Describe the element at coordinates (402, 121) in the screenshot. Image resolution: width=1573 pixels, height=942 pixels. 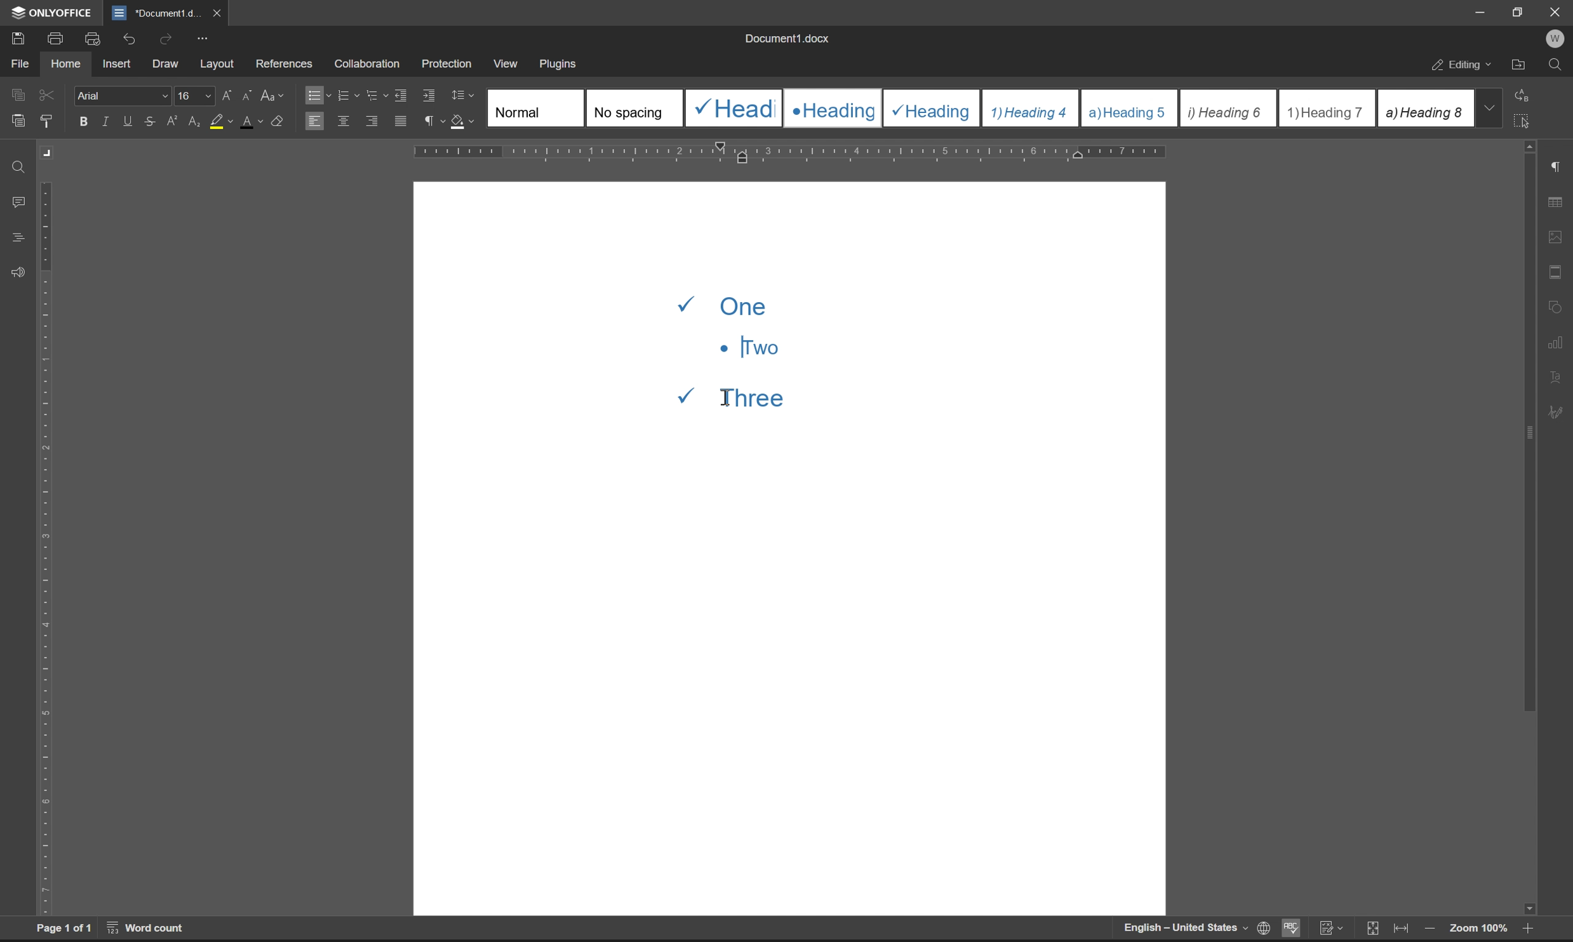
I see `justified` at that location.